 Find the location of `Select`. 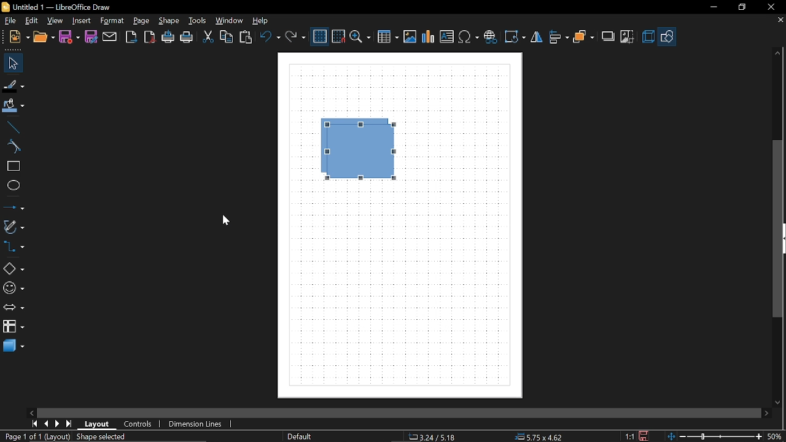

Select is located at coordinates (14, 63).